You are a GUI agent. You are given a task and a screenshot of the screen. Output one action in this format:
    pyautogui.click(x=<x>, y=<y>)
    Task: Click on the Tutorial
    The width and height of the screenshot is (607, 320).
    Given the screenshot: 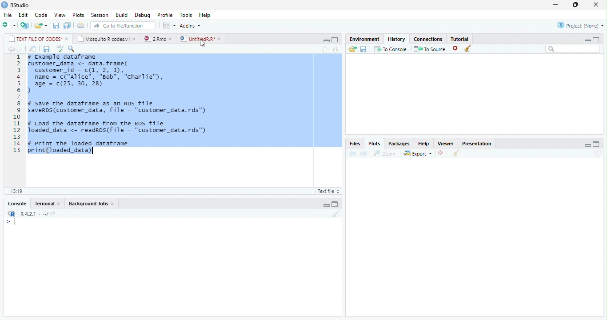 What is the action you would take?
    pyautogui.click(x=460, y=39)
    